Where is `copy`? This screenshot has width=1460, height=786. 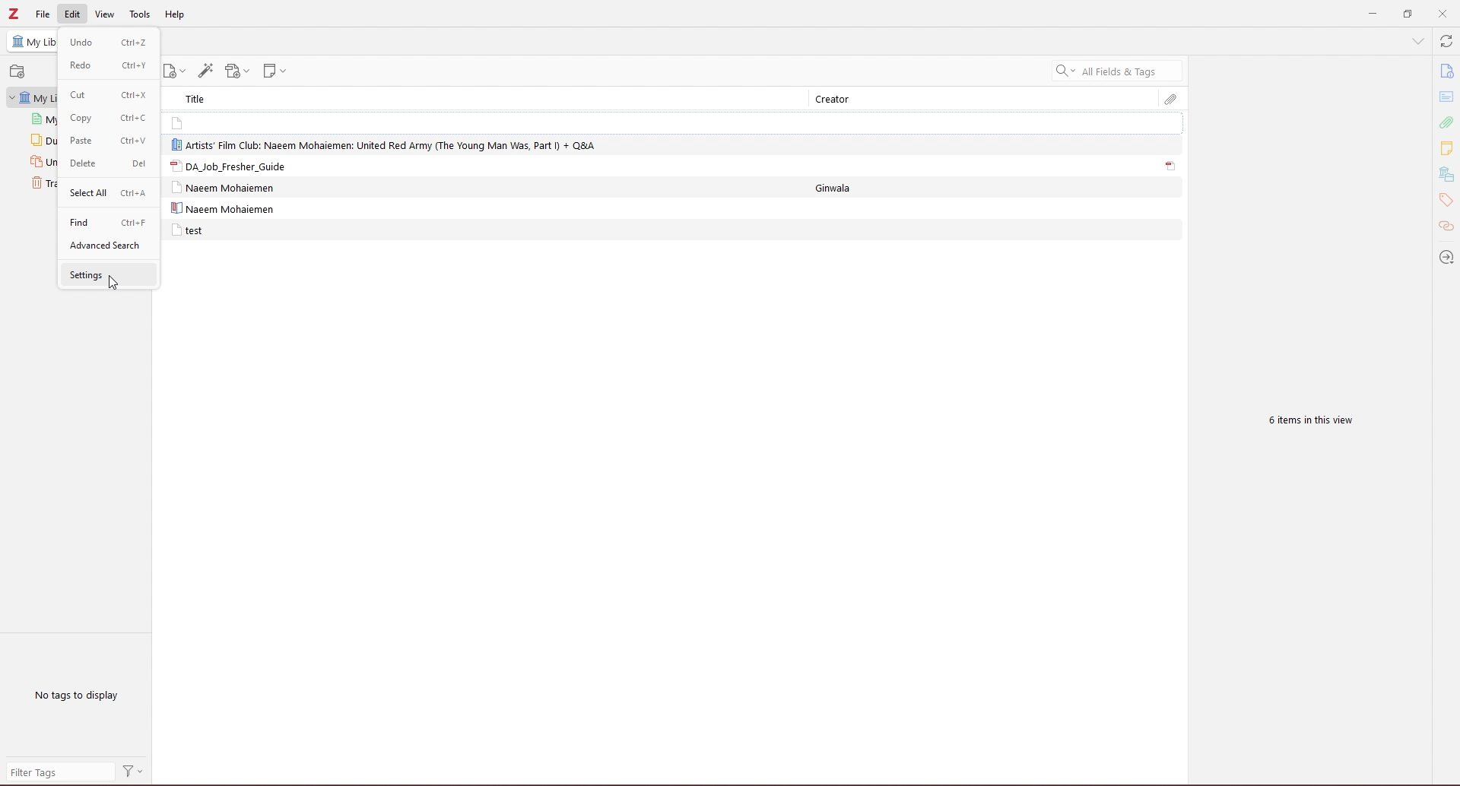 copy is located at coordinates (107, 118).